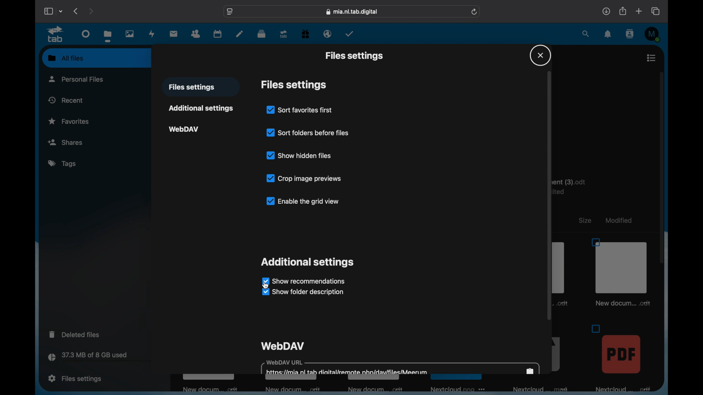  What do you see at coordinates (308, 263) in the screenshot?
I see `additional settings` at bounding box center [308, 263].